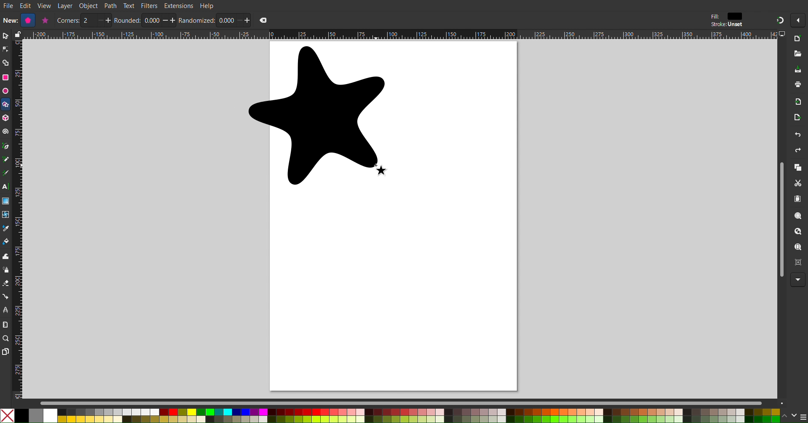 The width and height of the screenshot is (808, 423). Describe the element at coordinates (6, 215) in the screenshot. I see `Mesh Tool` at that location.